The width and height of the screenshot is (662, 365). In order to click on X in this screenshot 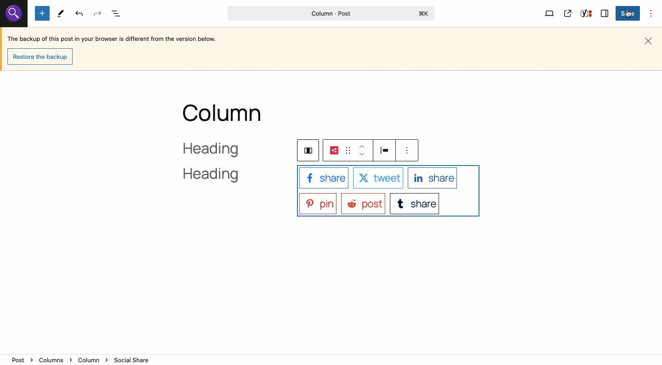, I will do `click(377, 178)`.